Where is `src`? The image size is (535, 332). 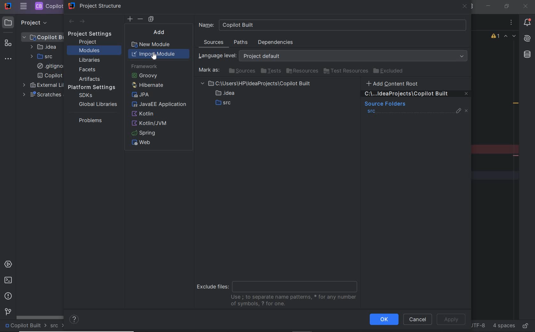
src is located at coordinates (372, 112).